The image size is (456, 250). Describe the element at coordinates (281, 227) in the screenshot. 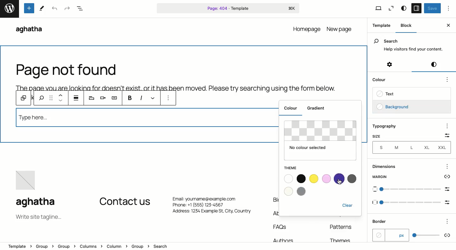

I see `FAQs` at that location.